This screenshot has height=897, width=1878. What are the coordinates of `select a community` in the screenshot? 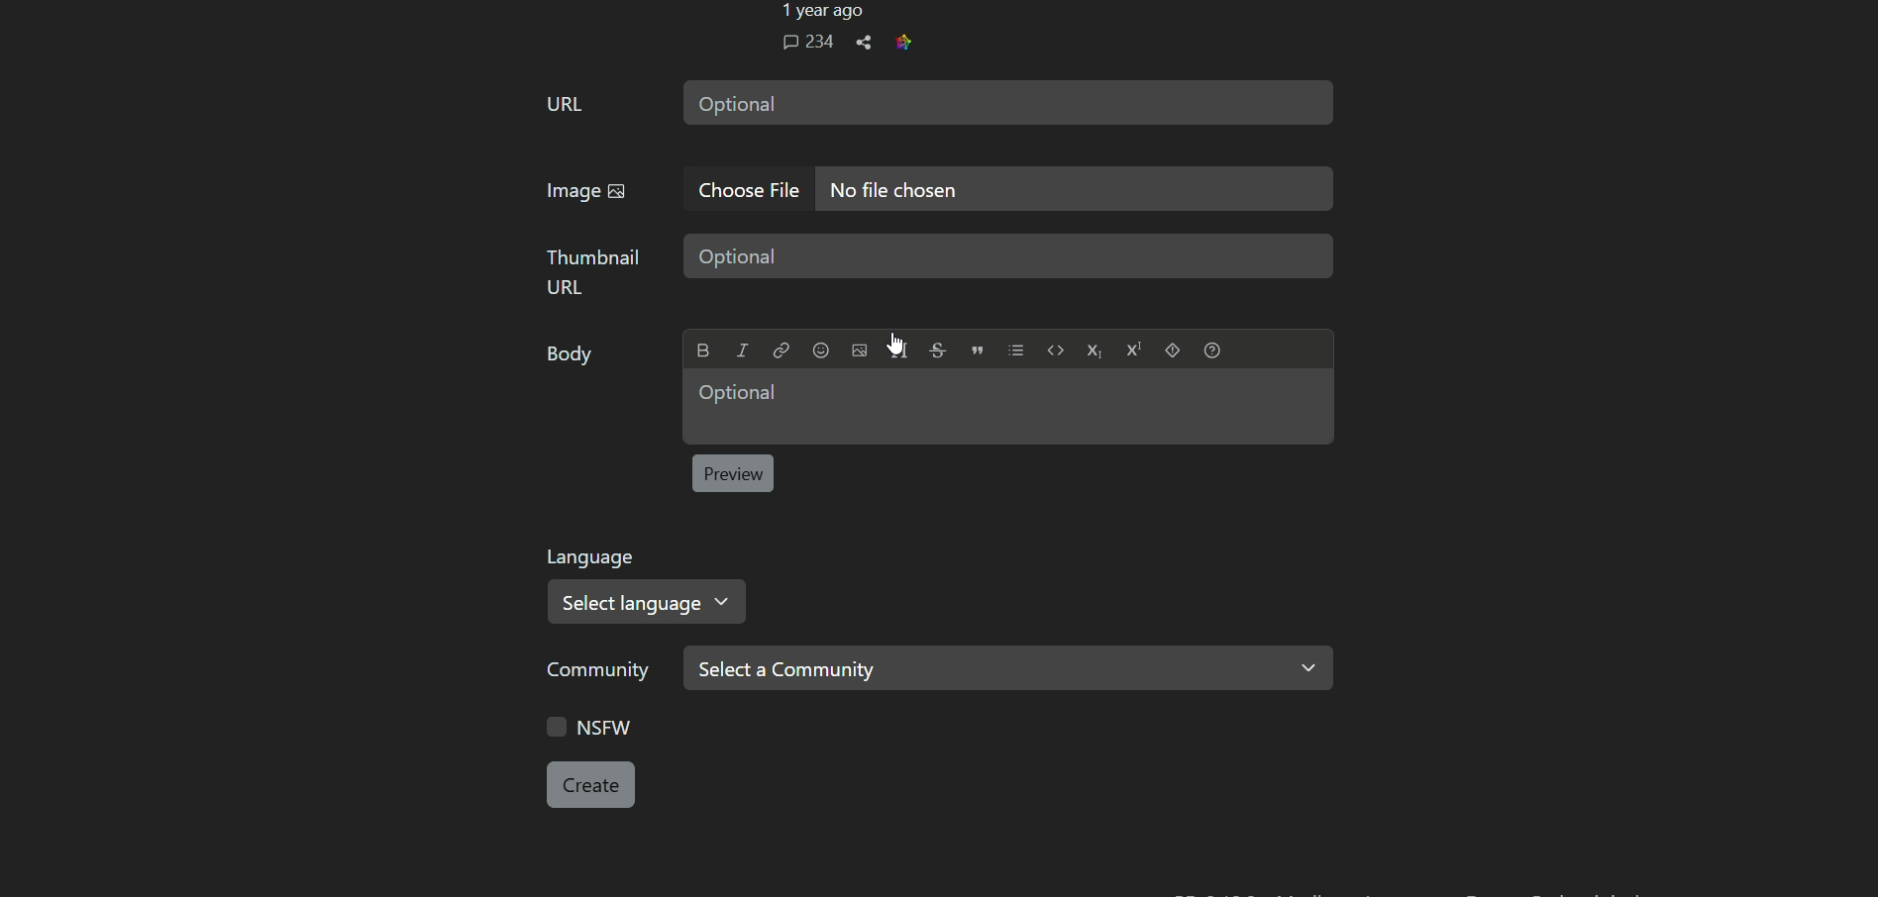 It's located at (1009, 669).